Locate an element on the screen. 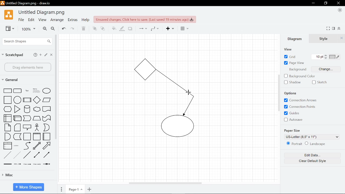 This screenshot has width=345, height=194. Appearence is located at coordinates (339, 11).